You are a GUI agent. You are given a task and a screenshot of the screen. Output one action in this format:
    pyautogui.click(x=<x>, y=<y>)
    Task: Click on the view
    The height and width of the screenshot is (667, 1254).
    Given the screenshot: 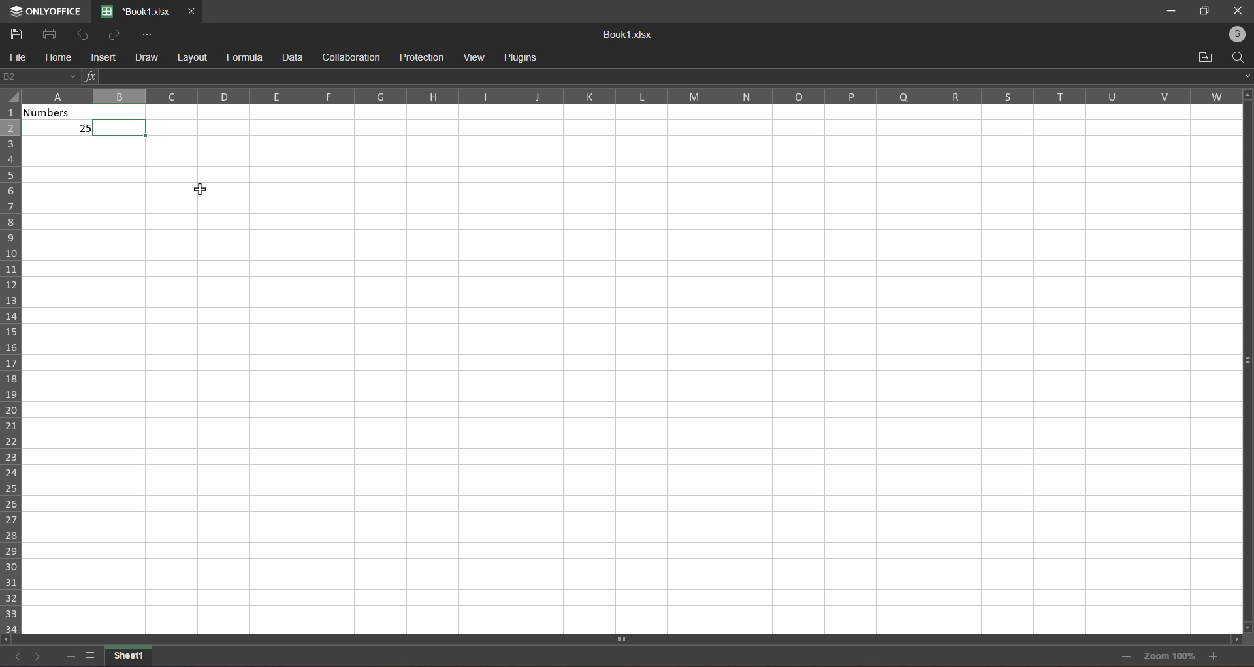 What is the action you would take?
    pyautogui.click(x=476, y=57)
    